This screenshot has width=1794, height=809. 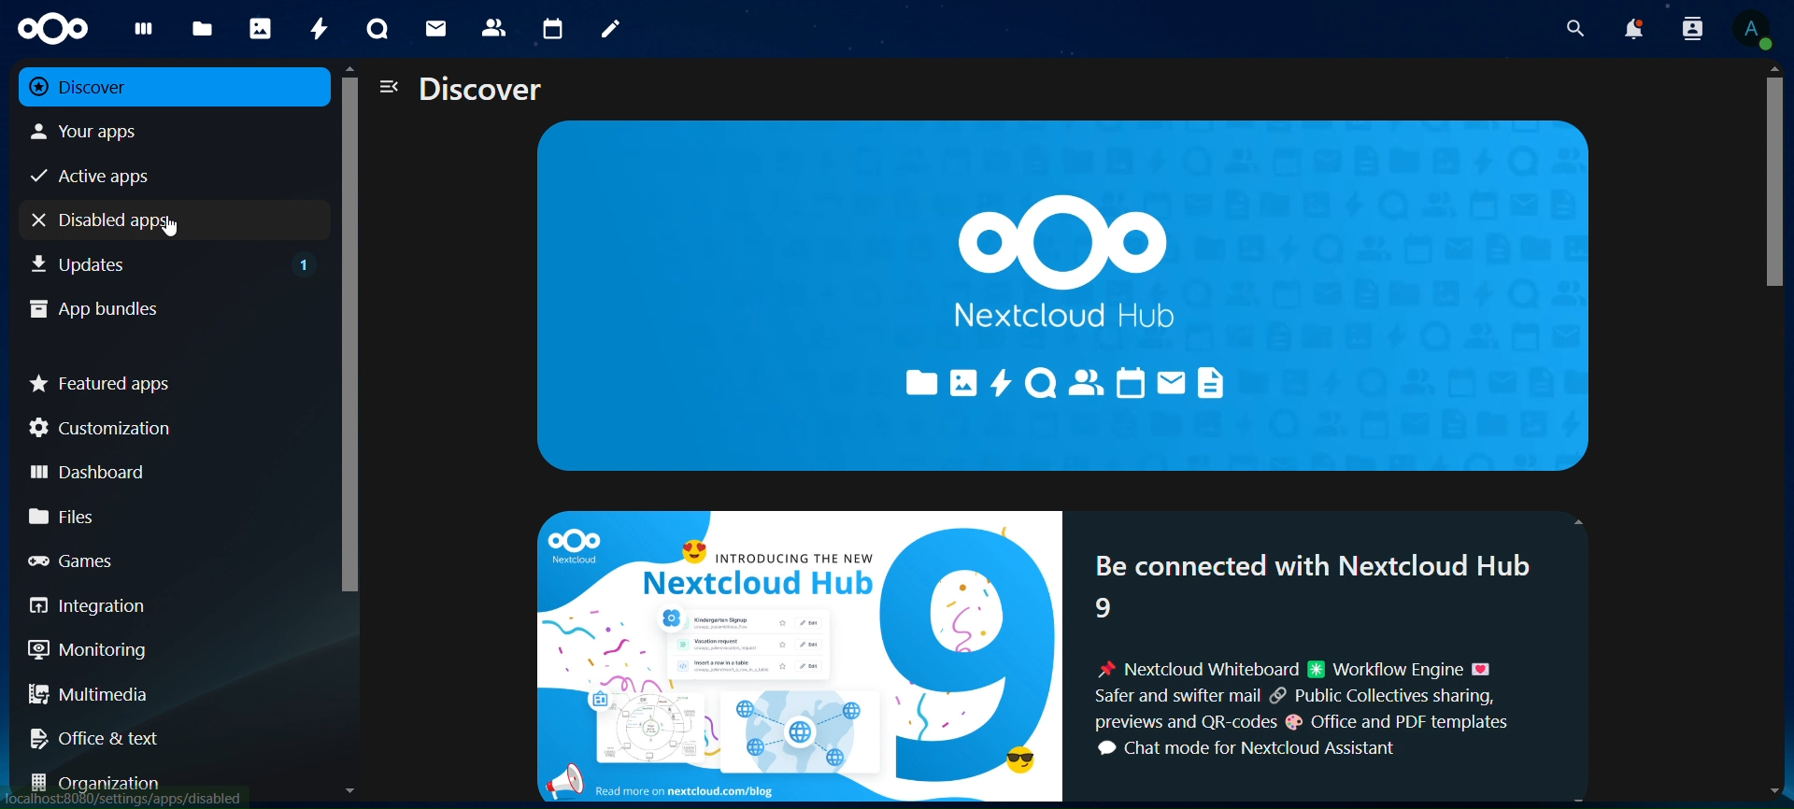 I want to click on app bundles, so click(x=155, y=306).